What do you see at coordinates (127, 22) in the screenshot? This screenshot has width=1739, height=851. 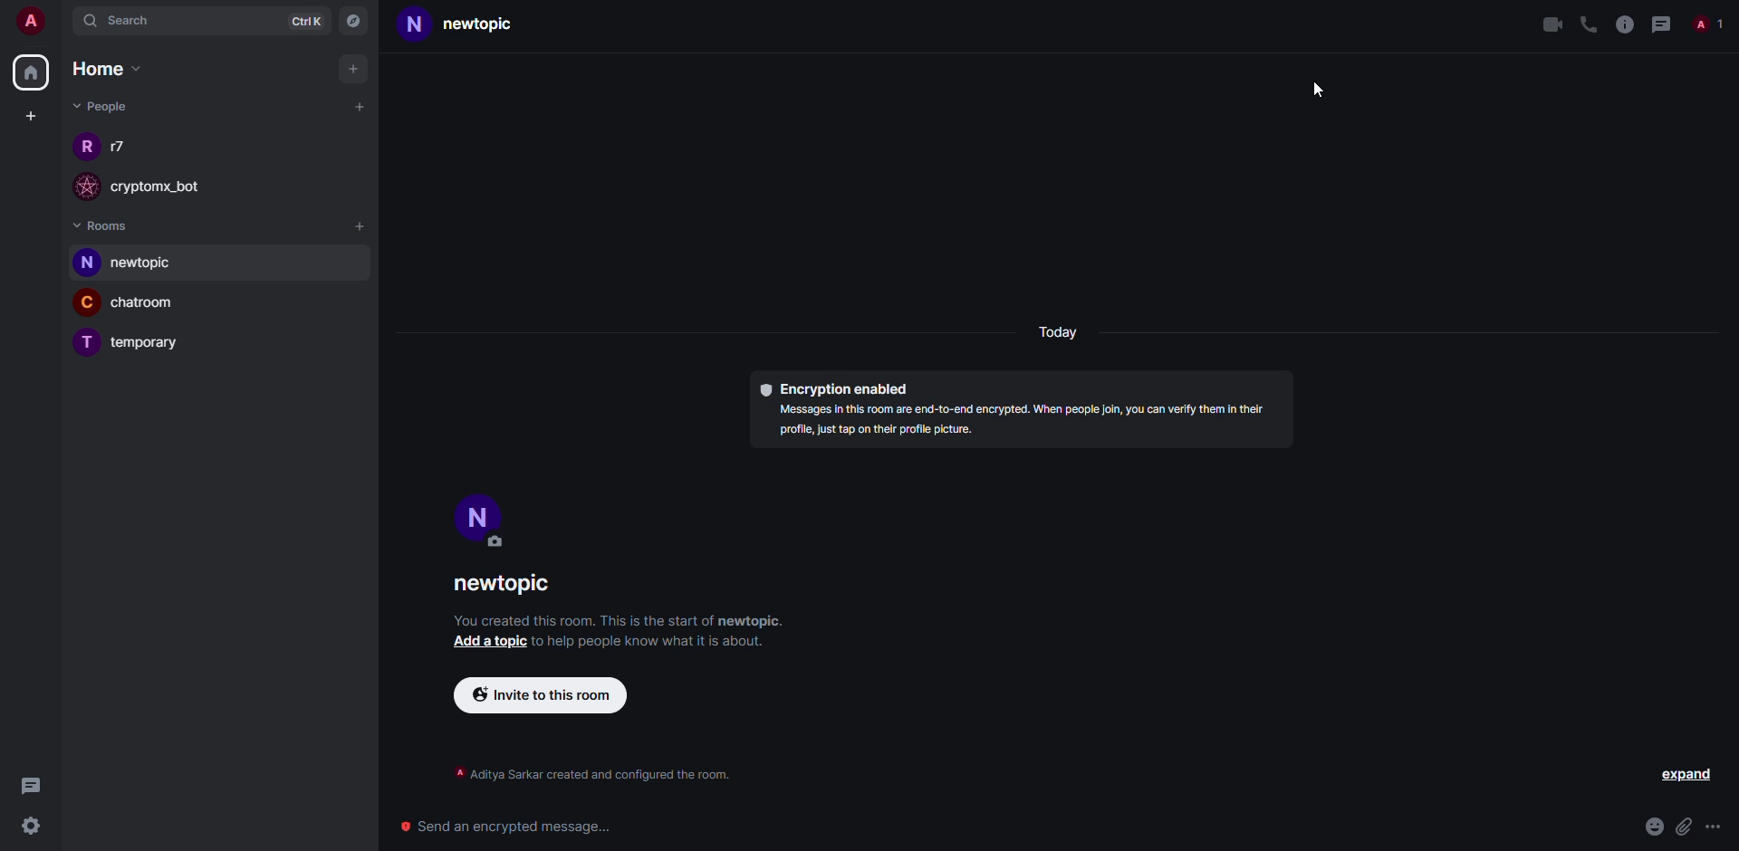 I see `search` at bounding box center [127, 22].